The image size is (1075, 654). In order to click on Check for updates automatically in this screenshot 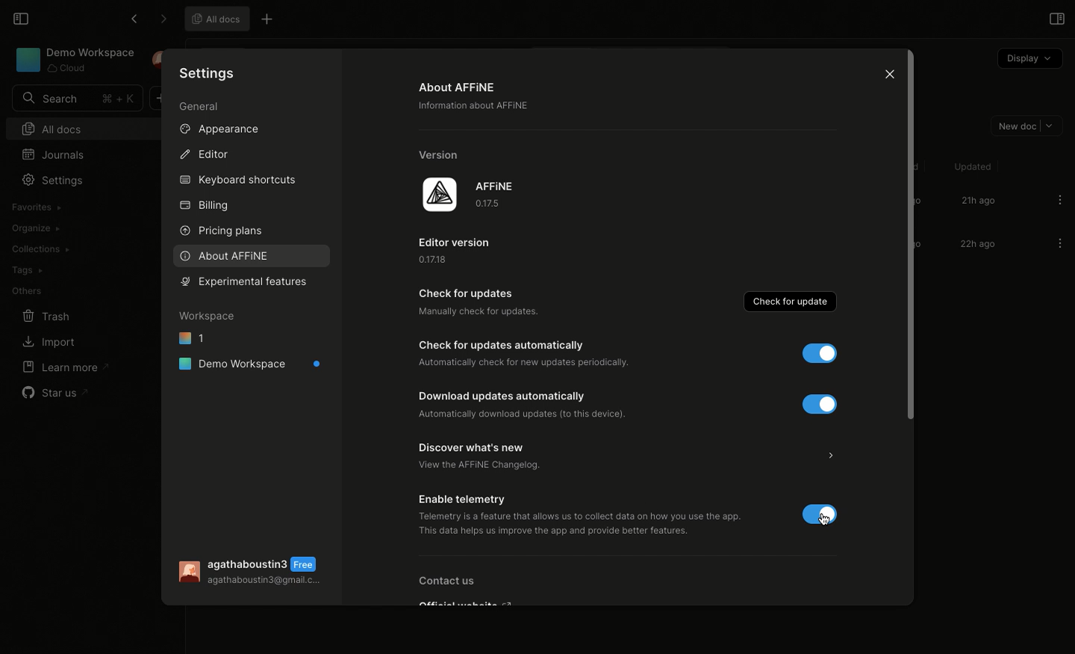, I will do `click(601, 354)`.